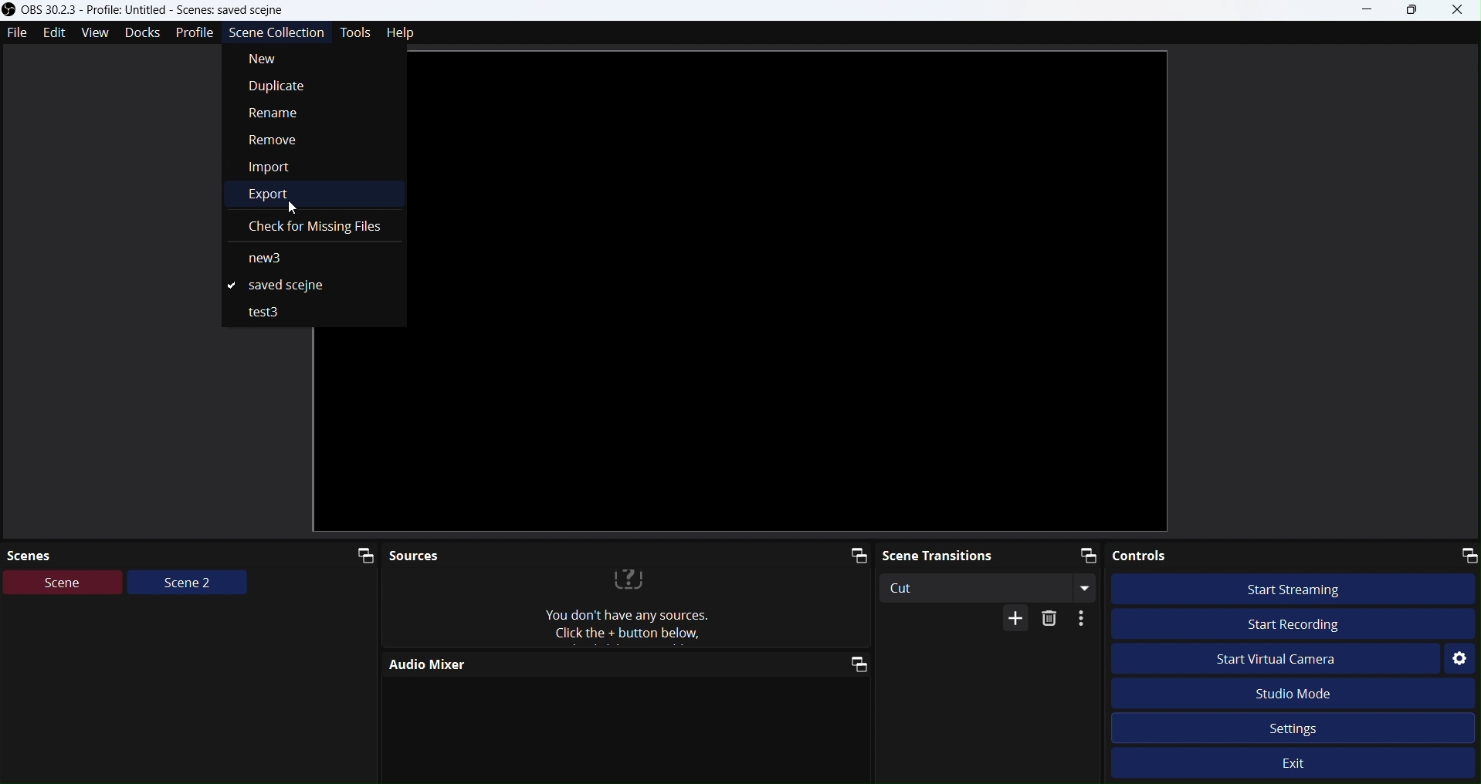  Describe the element at coordinates (403, 32) in the screenshot. I see `Help` at that location.